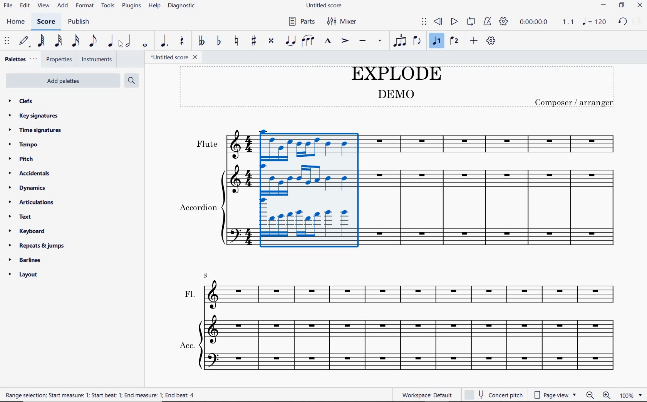 Image resolution: width=647 pixels, height=402 pixels. What do you see at coordinates (344, 21) in the screenshot?
I see `mixer` at bounding box center [344, 21].